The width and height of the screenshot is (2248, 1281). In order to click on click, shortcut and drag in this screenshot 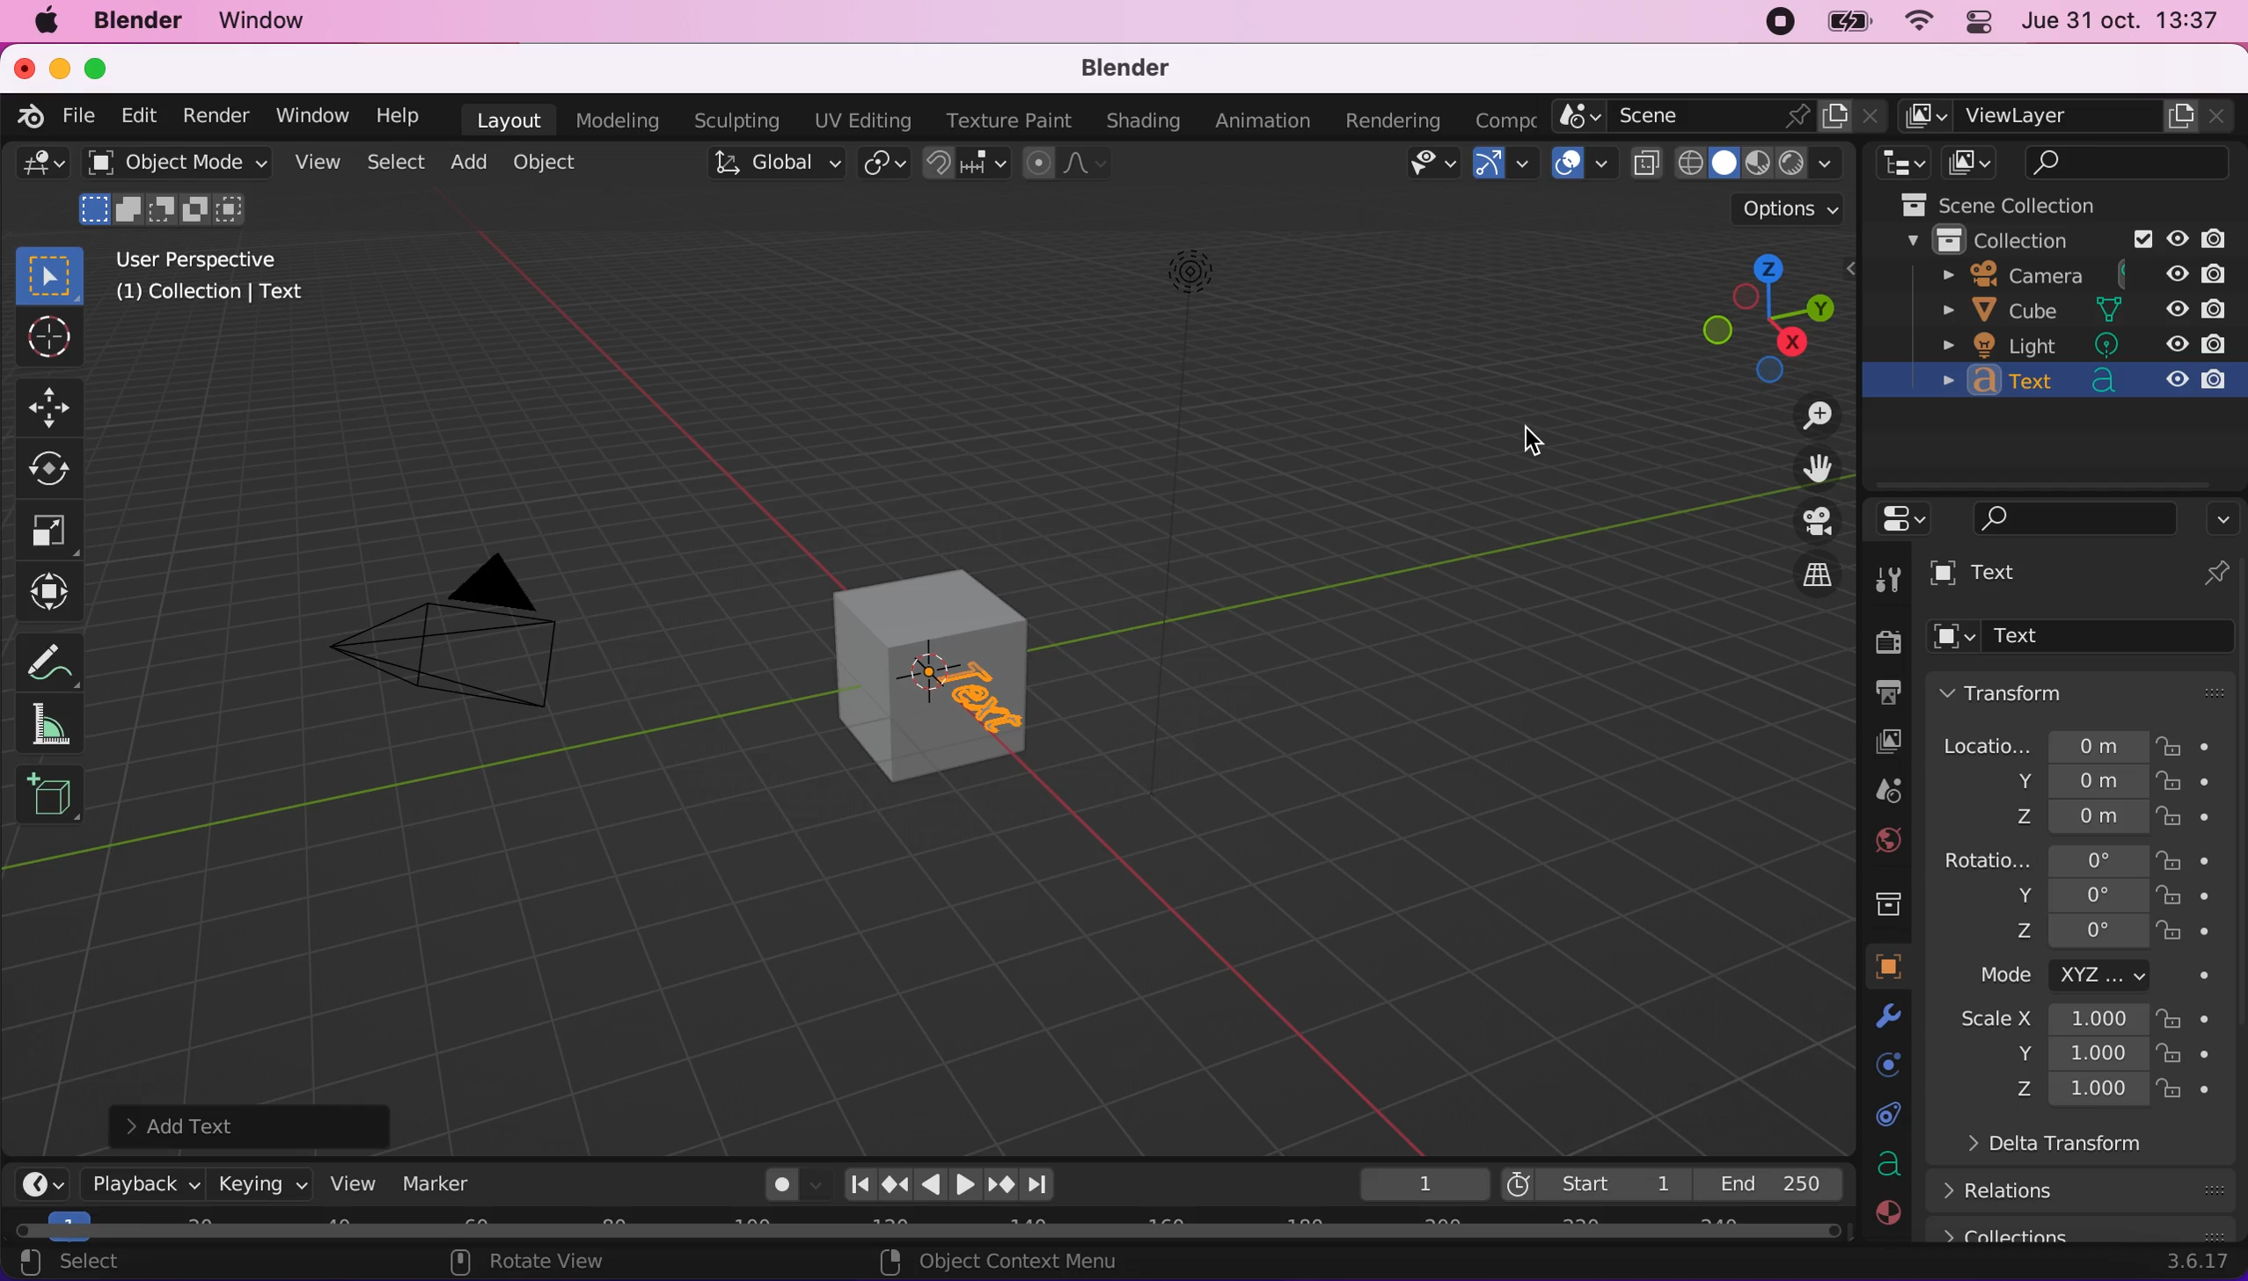, I will do `click(1748, 318)`.